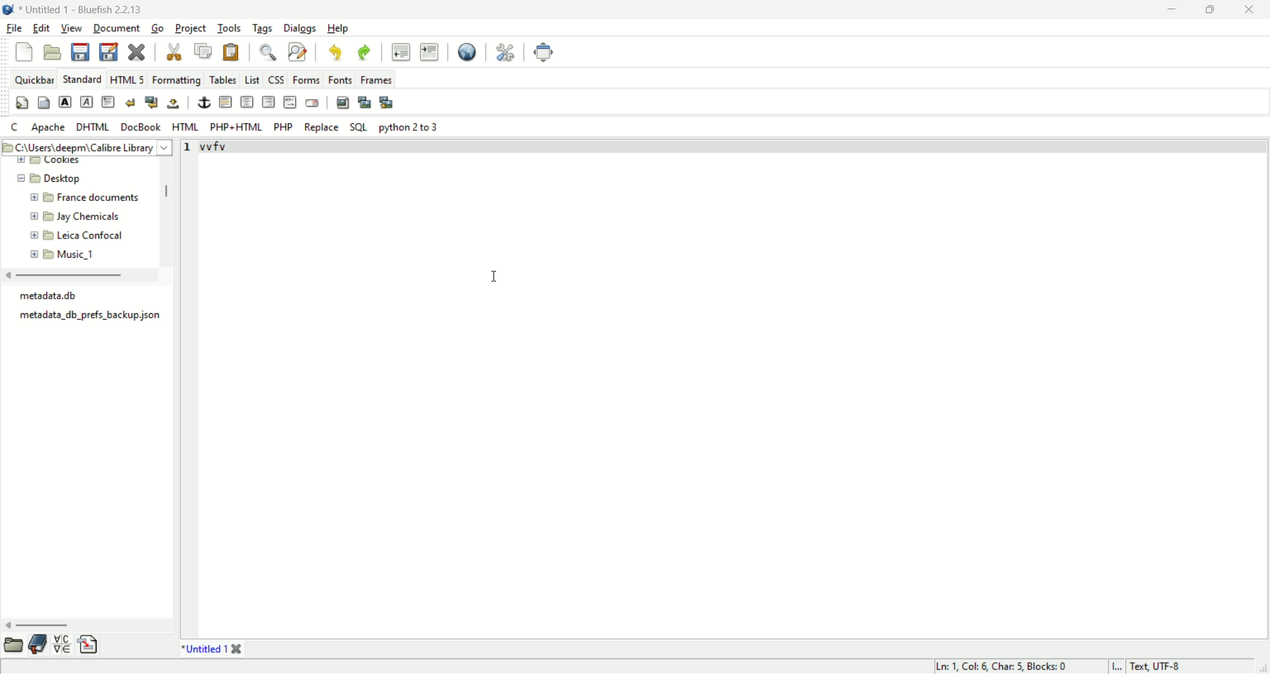 The width and height of the screenshot is (1270, 674). What do you see at coordinates (315, 101) in the screenshot?
I see `email` at bounding box center [315, 101].